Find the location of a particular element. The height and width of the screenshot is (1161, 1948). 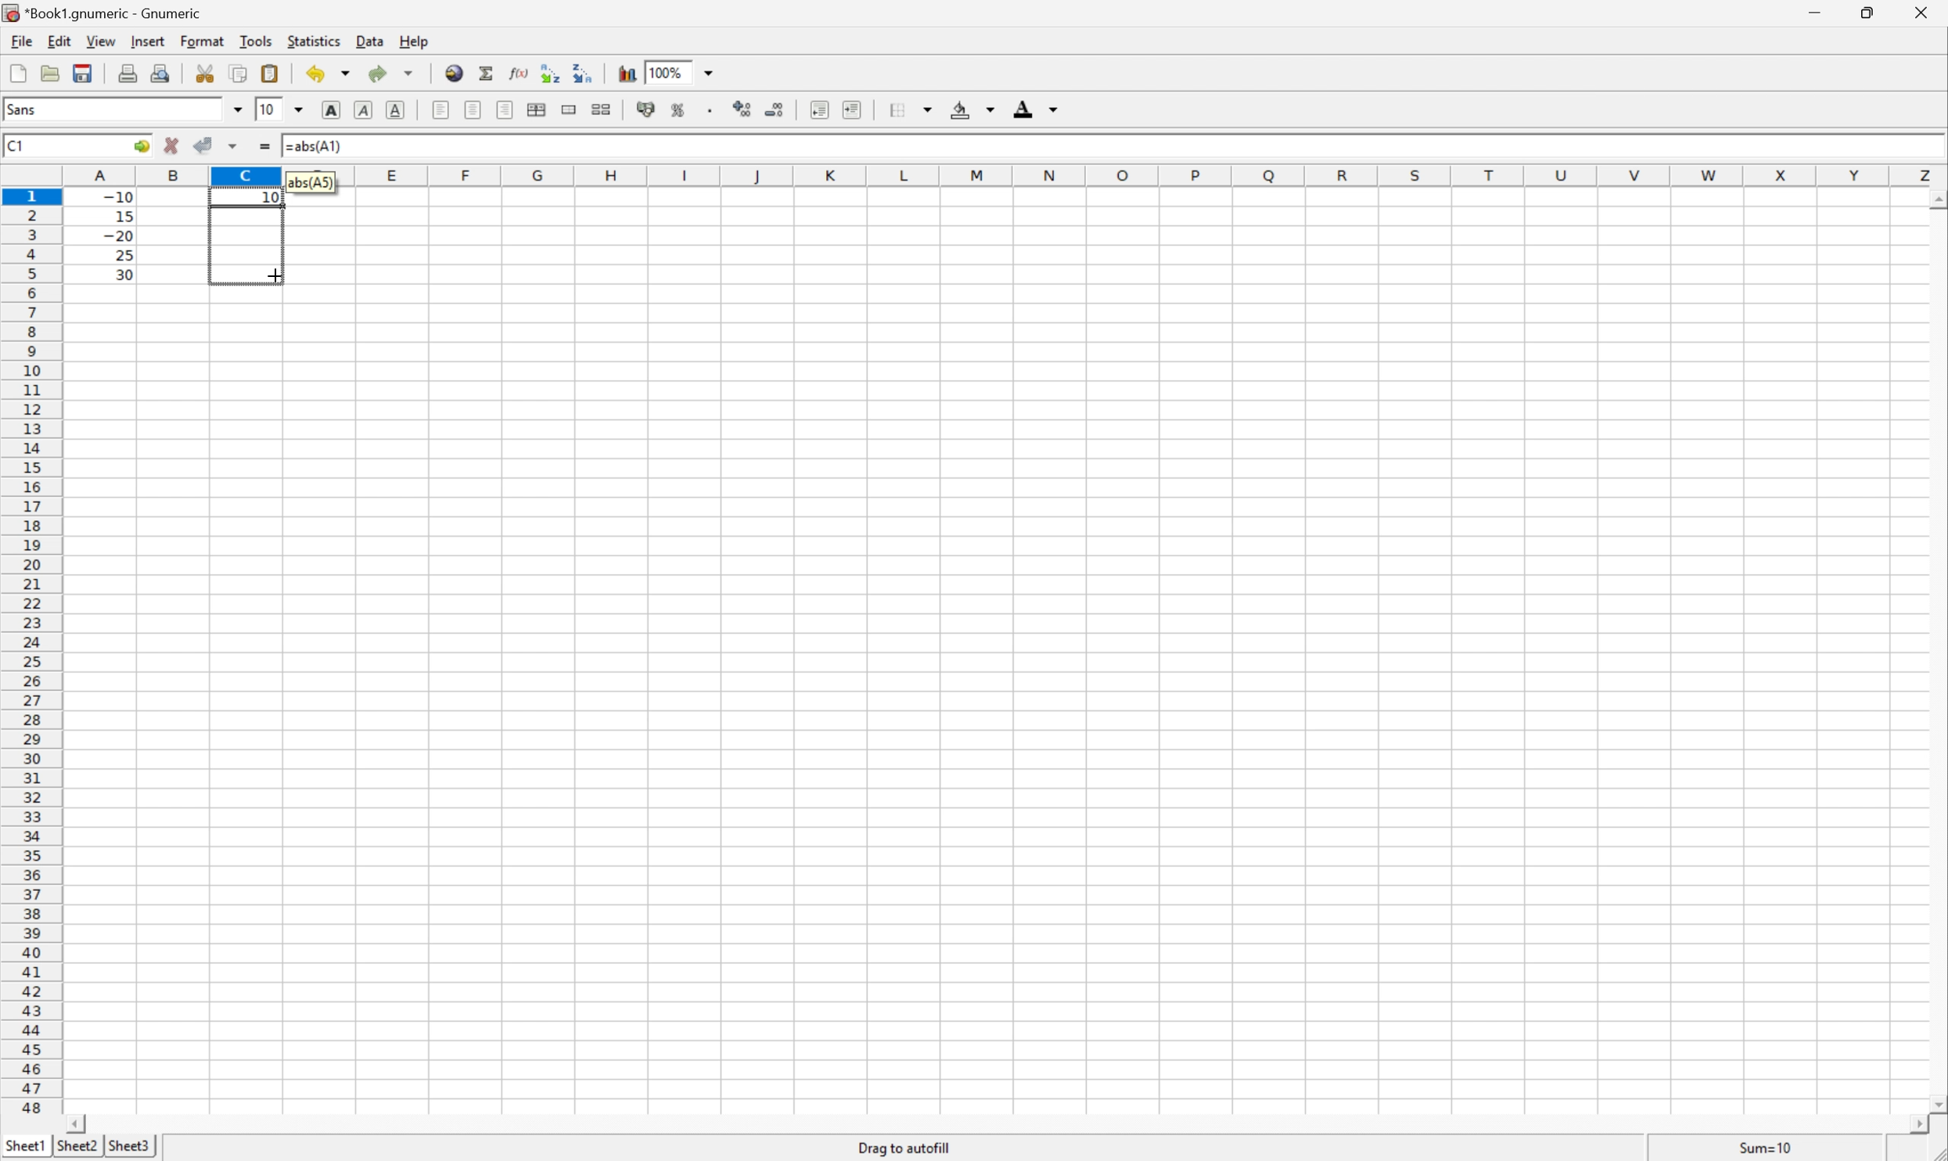

C1 is located at coordinates (17, 144).